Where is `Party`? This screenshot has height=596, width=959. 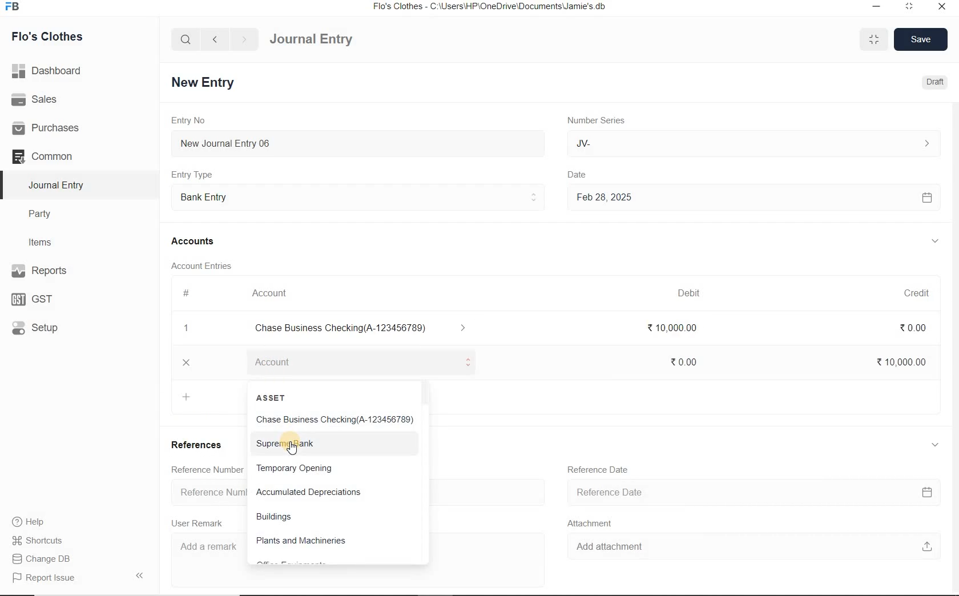 Party is located at coordinates (48, 214).